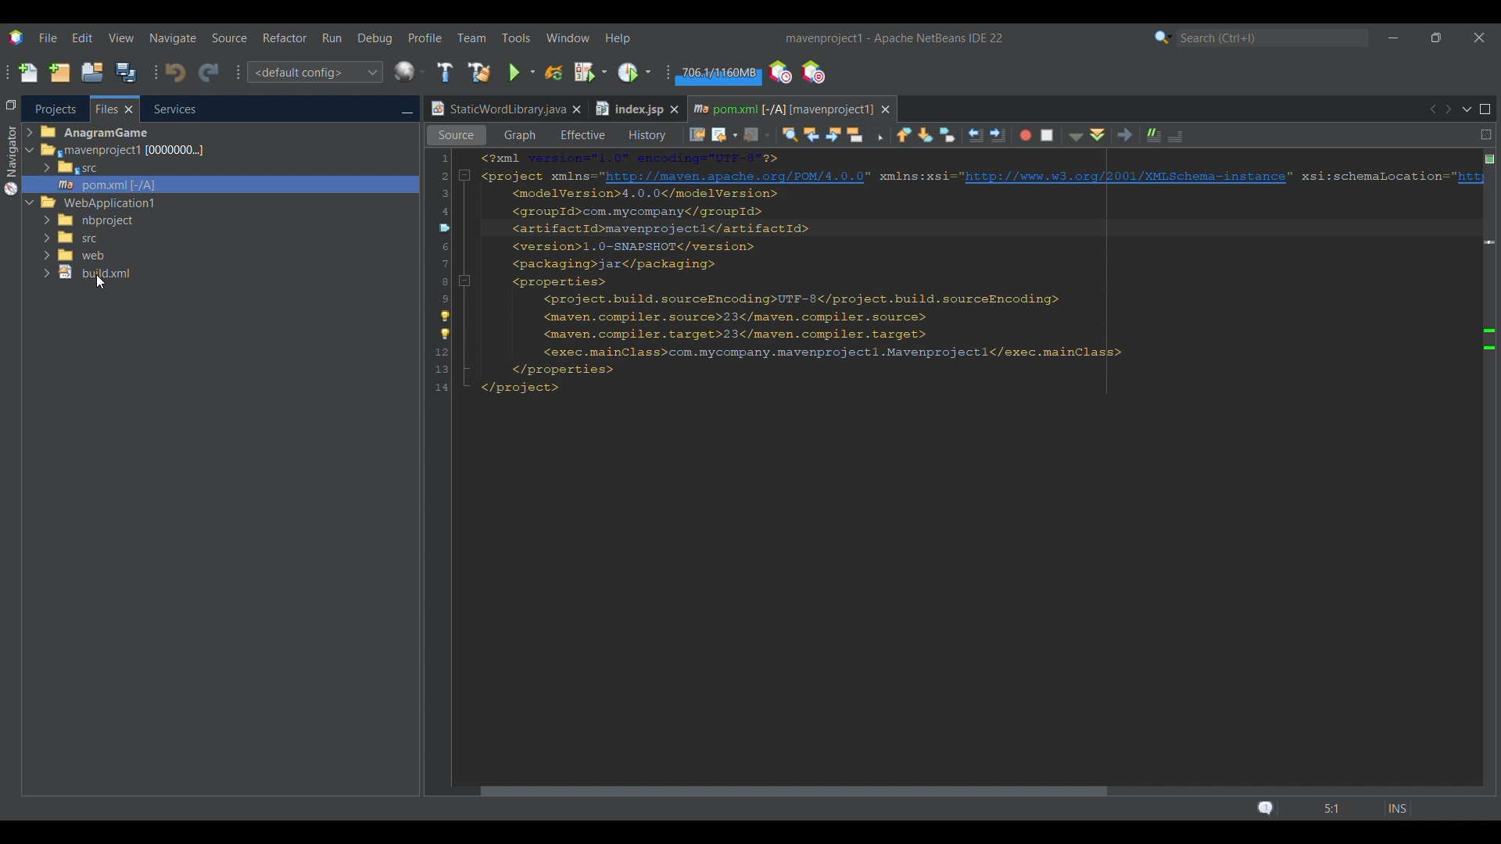  What do you see at coordinates (752, 134) in the screenshot?
I see `Forward options` at bounding box center [752, 134].